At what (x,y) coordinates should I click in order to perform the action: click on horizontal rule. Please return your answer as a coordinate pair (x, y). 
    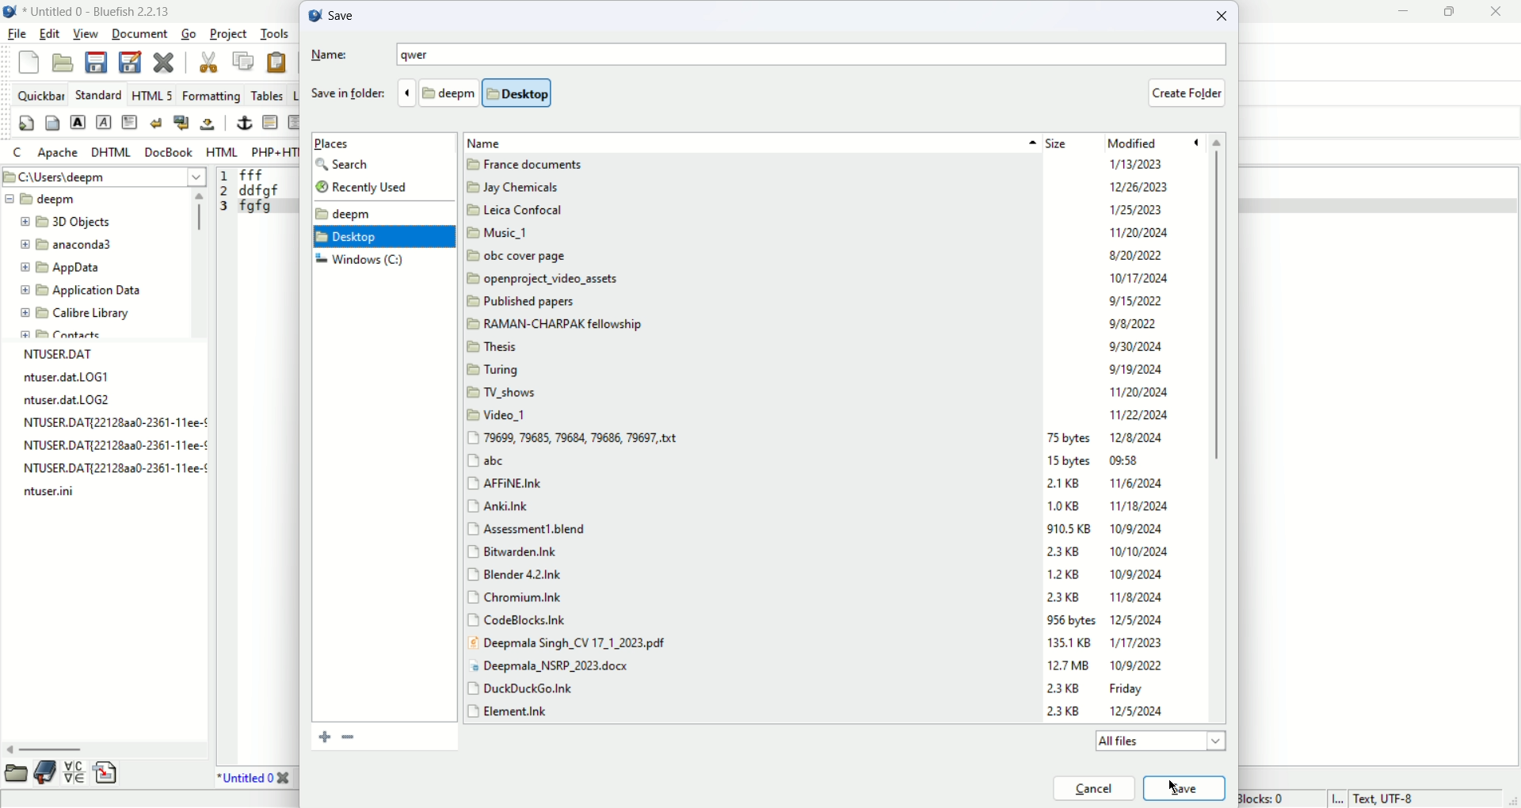
    Looking at the image, I should click on (270, 123).